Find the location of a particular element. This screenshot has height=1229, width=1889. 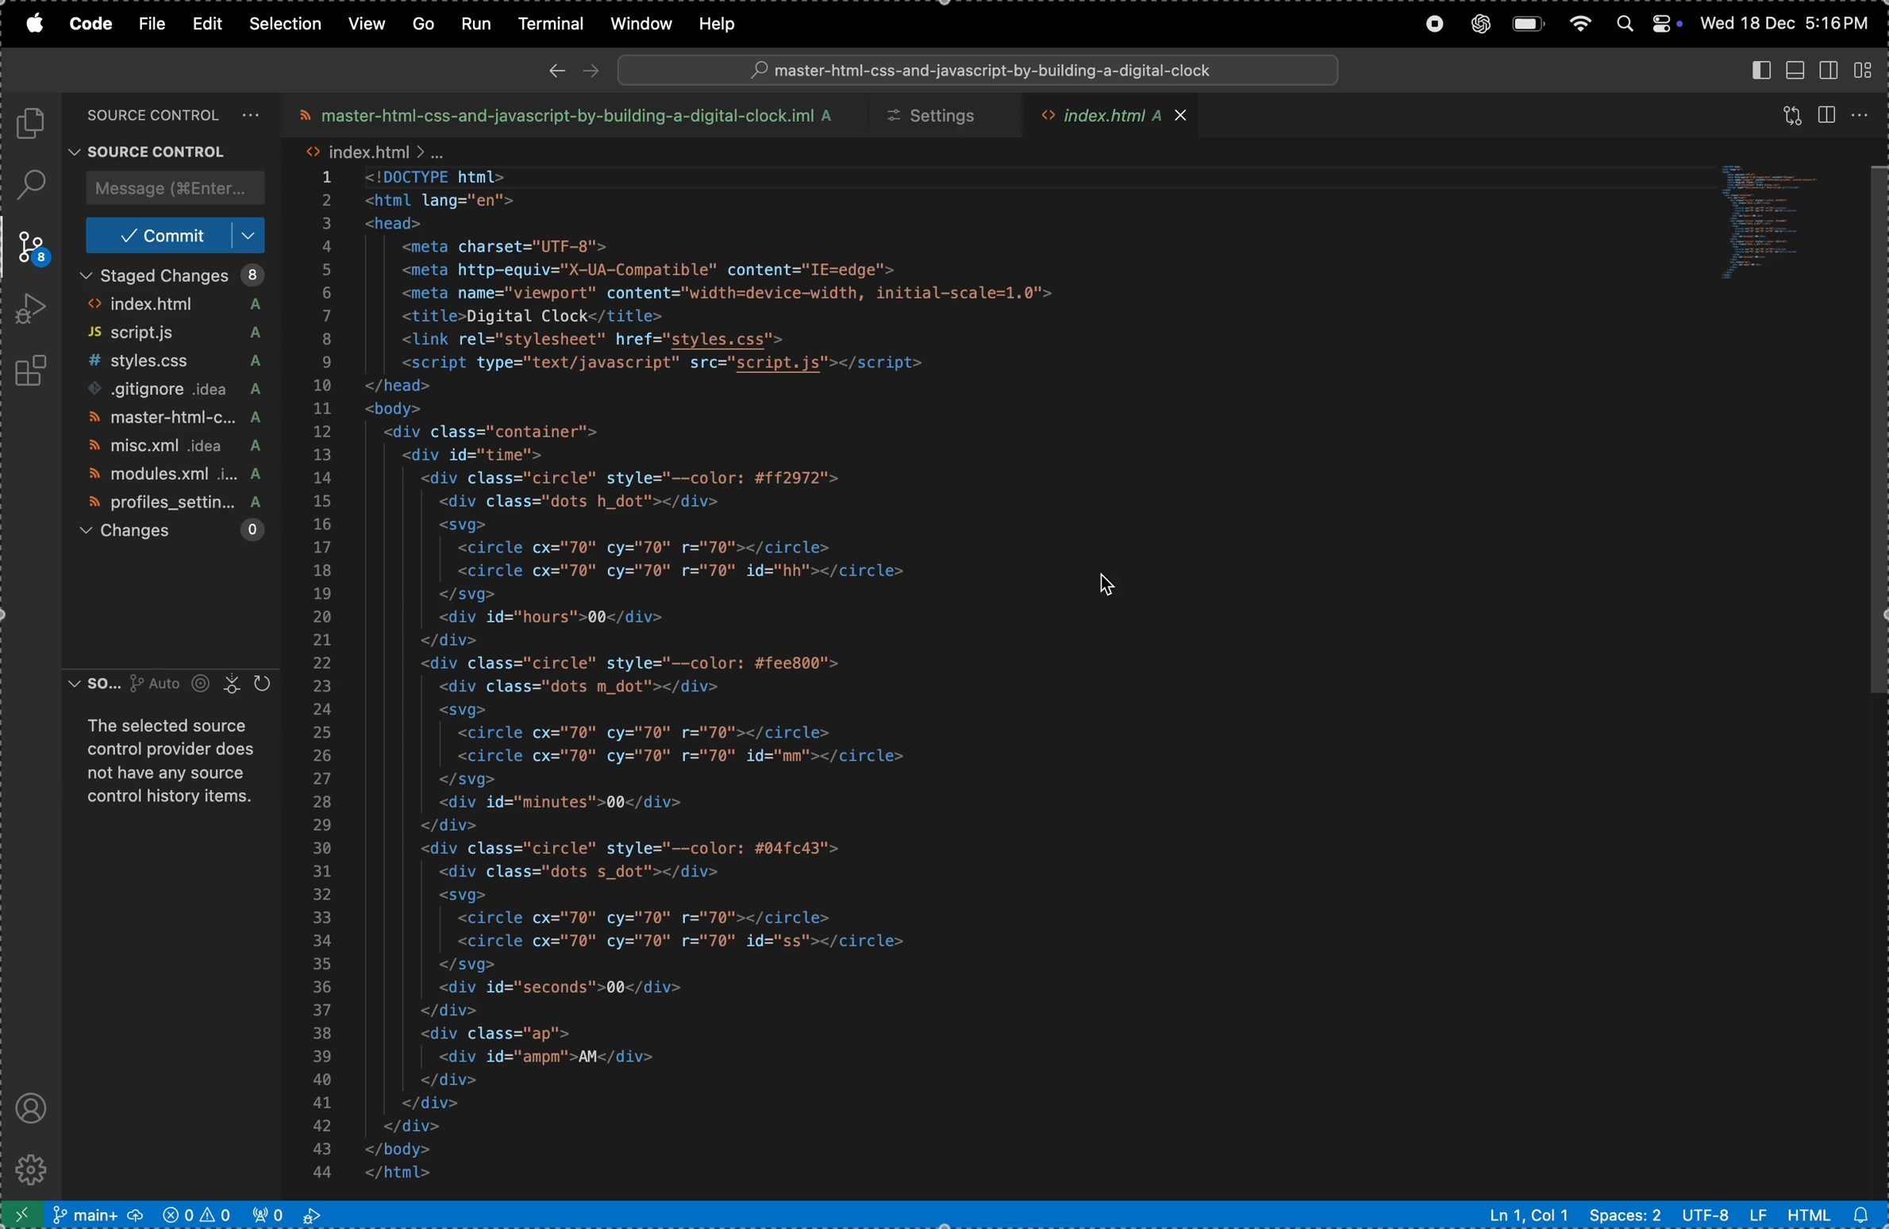

<head> is located at coordinates (398, 225).